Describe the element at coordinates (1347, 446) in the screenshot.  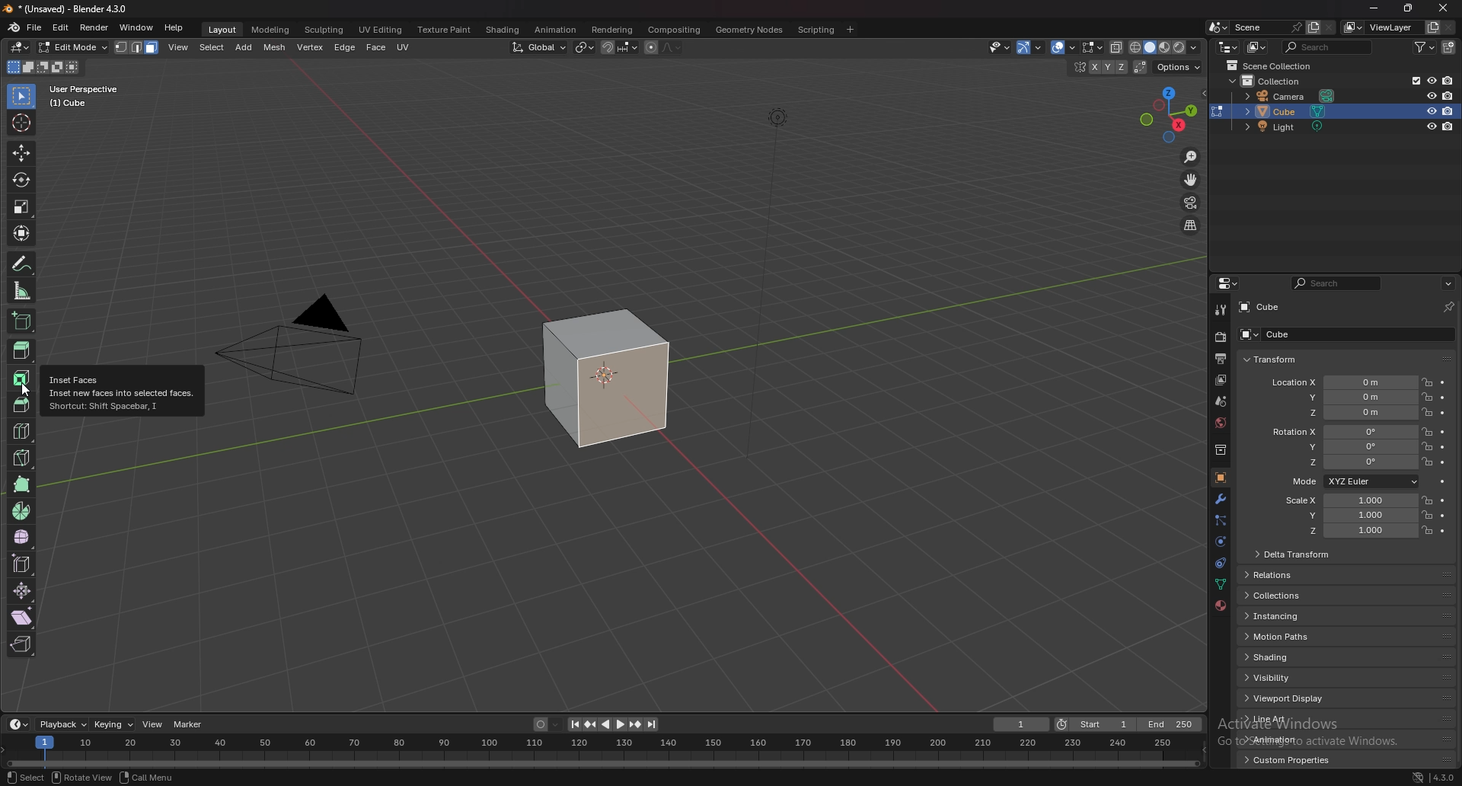
I see `rotation y` at that location.